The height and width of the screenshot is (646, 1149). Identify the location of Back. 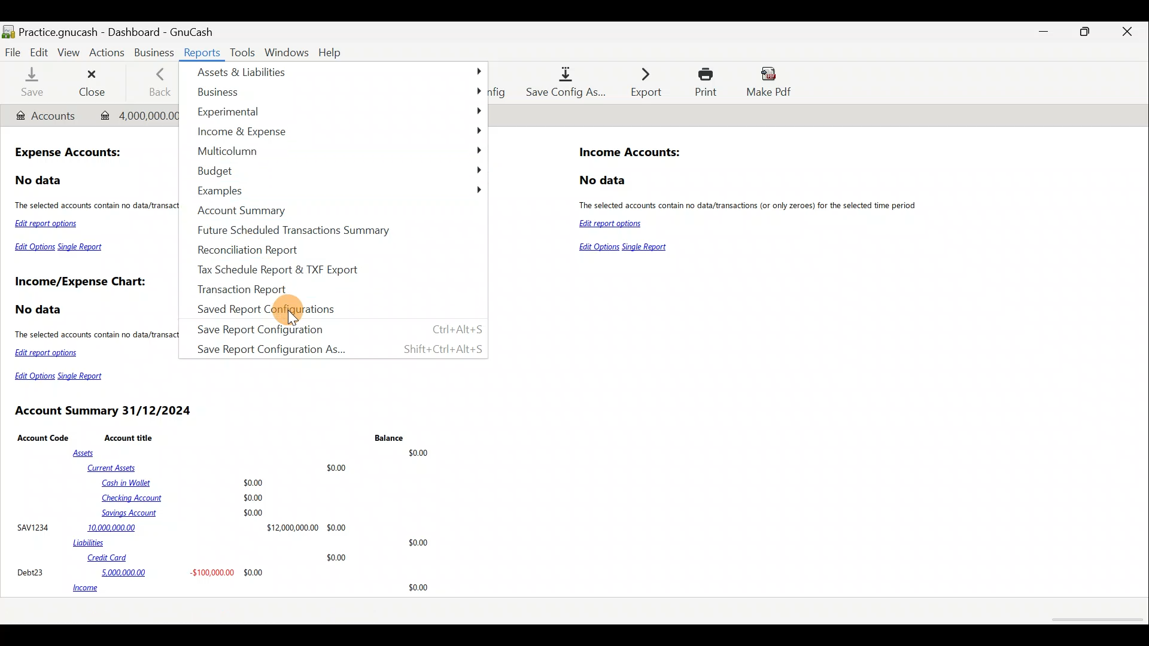
(159, 81).